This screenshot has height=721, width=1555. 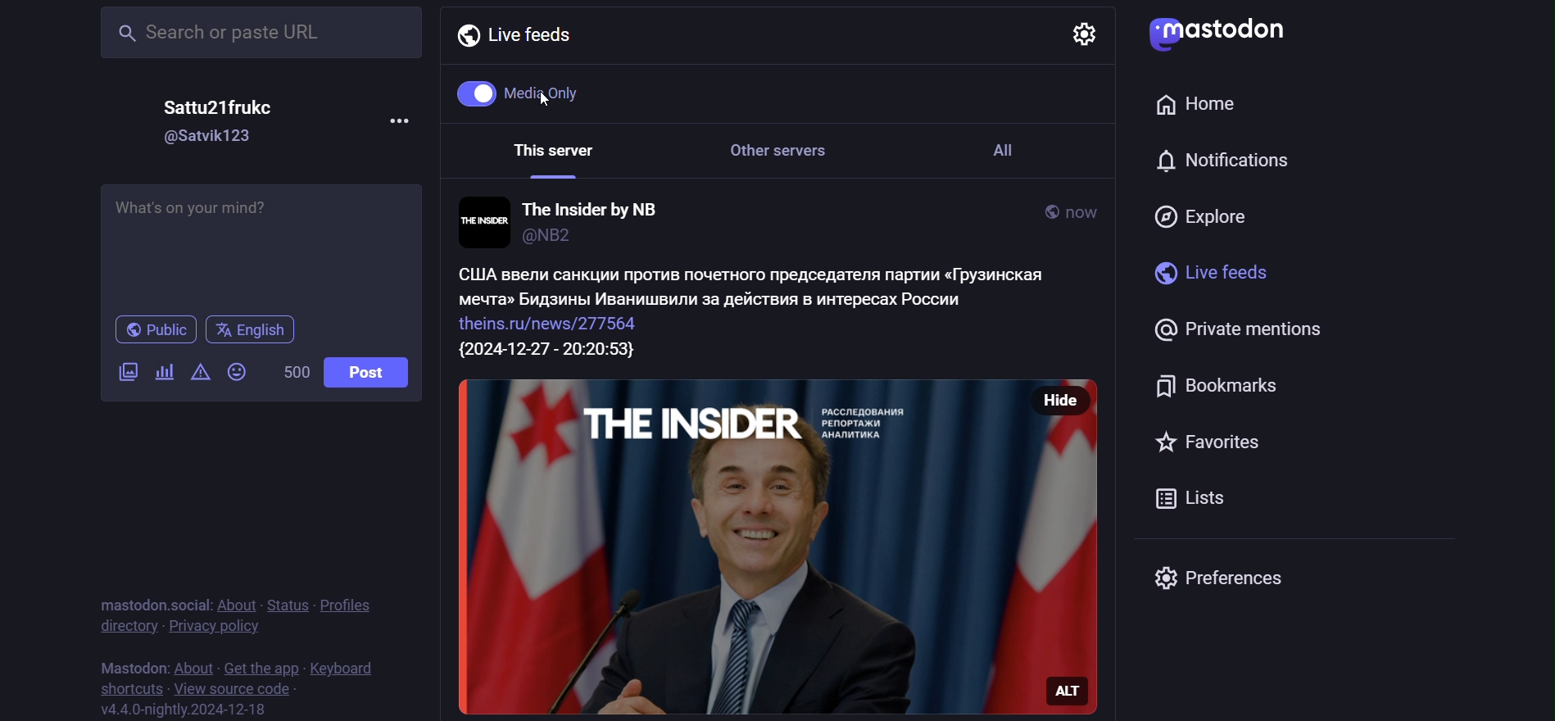 I want to click on content warning, so click(x=198, y=374).